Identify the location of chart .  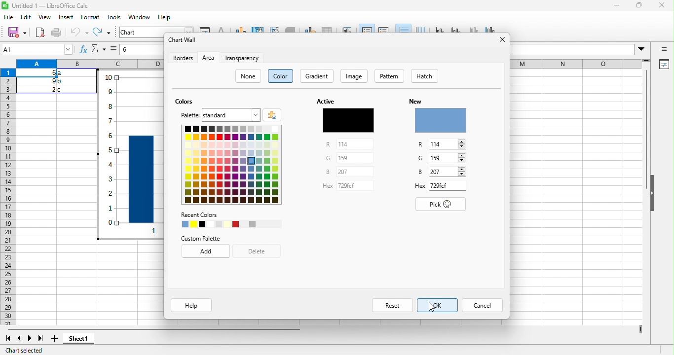
(140, 32).